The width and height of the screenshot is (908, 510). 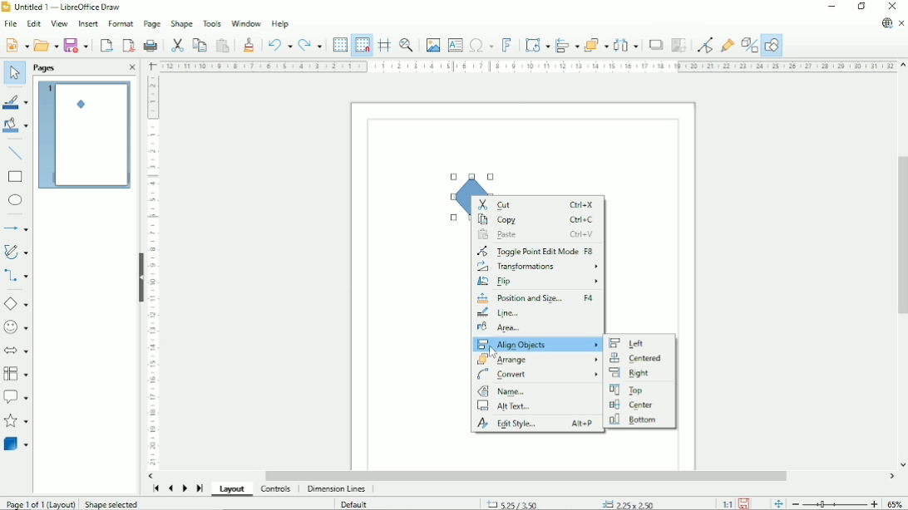 What do you see at coordinates (16, 446) in the screenshot?
I see `3D objects` at bounding box center [16, 446].